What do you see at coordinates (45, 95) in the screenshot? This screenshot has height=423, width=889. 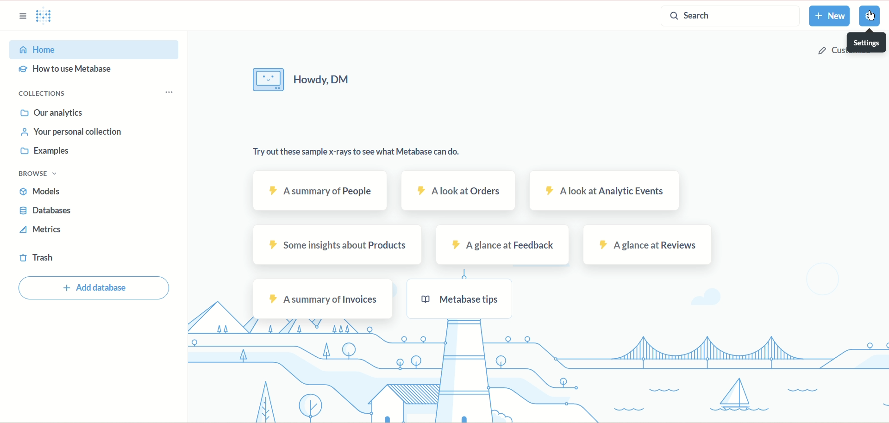 I see `collections` at bounding box center [45, 95].